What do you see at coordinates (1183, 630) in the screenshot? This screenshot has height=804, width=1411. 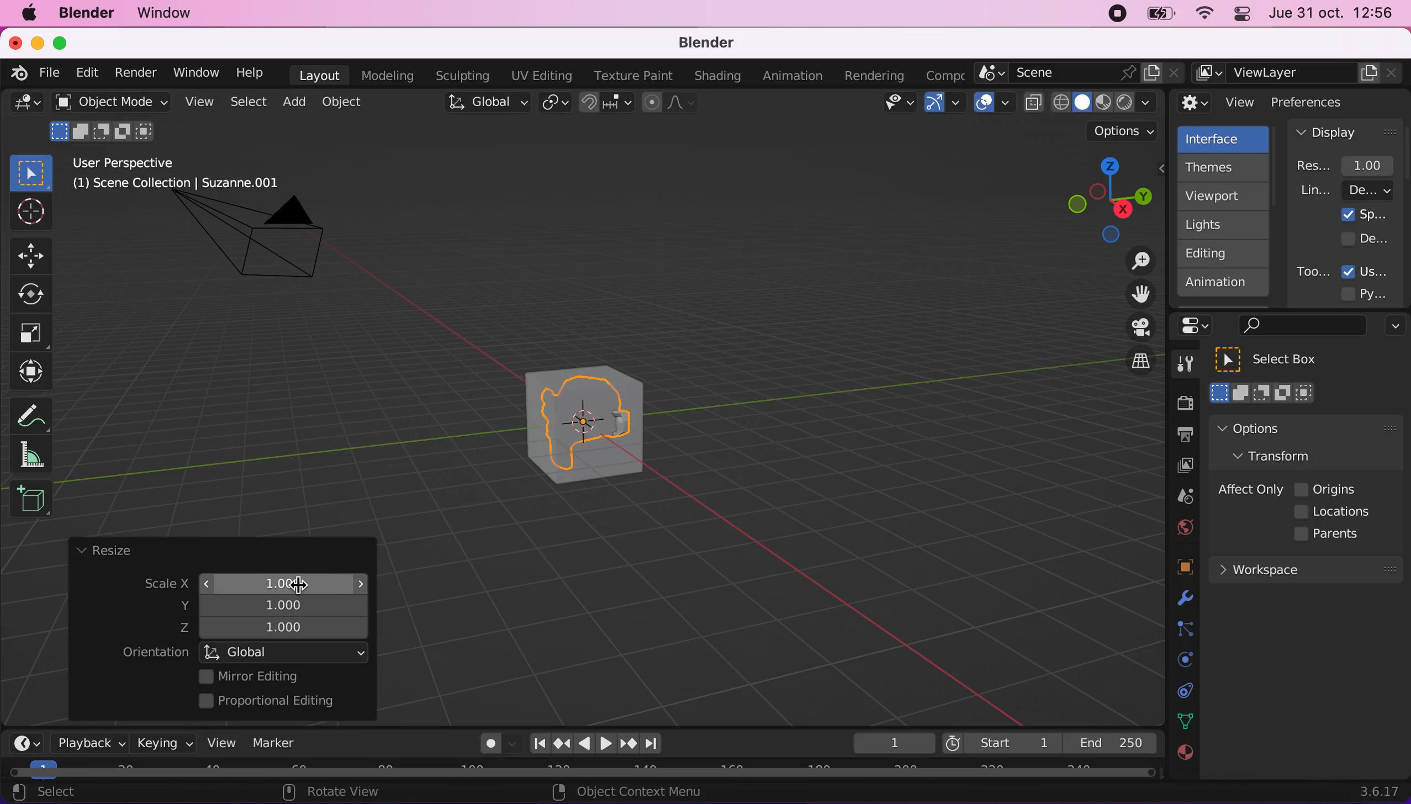 I see `constraints` at bounding box center [1183, 630].